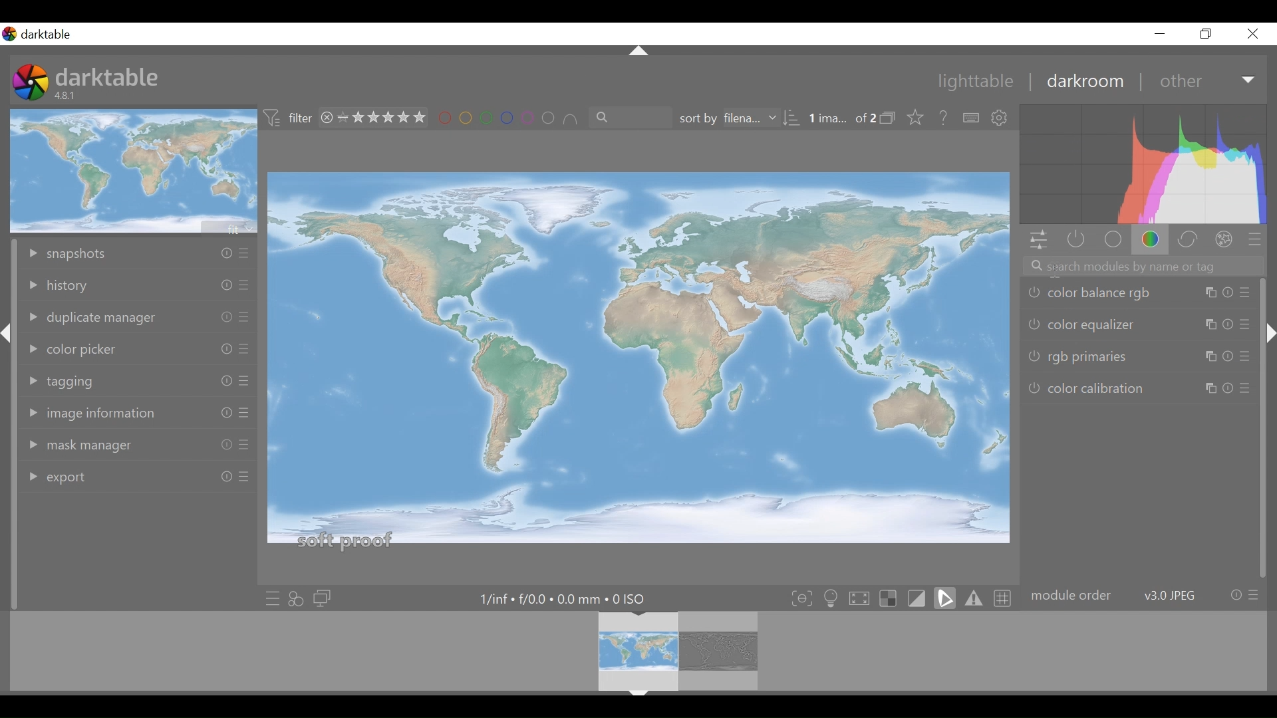  I want to click on search modules, so click(1143, 266).